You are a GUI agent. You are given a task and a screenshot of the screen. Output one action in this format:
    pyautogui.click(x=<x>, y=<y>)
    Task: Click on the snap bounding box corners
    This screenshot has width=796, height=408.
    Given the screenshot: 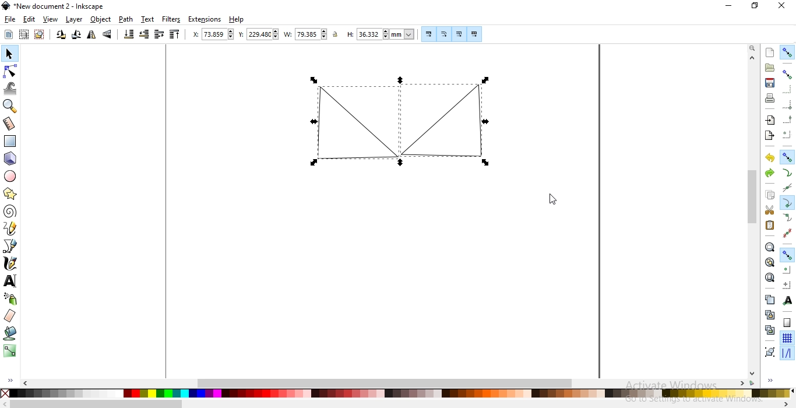 What is the action you would take?
    pyautogui.click(x=788, y=103)
    